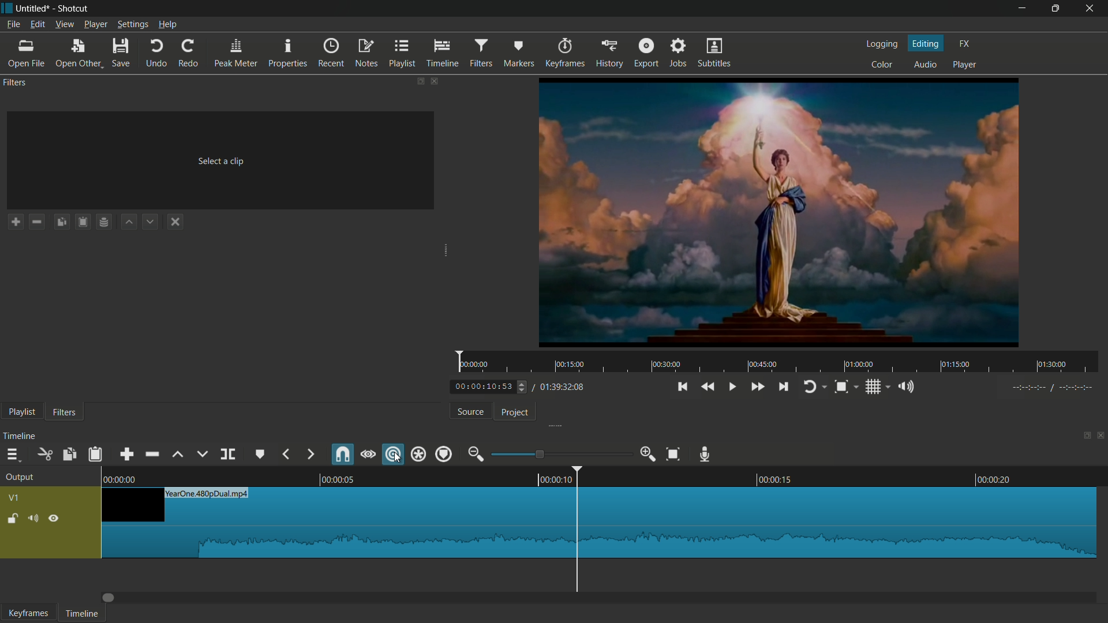 This screenshot has width=1108, height=623. What do you see at coordinates (1054, 9) in the screenshot?
I see `maximize` at bounding box center [1054, 9].